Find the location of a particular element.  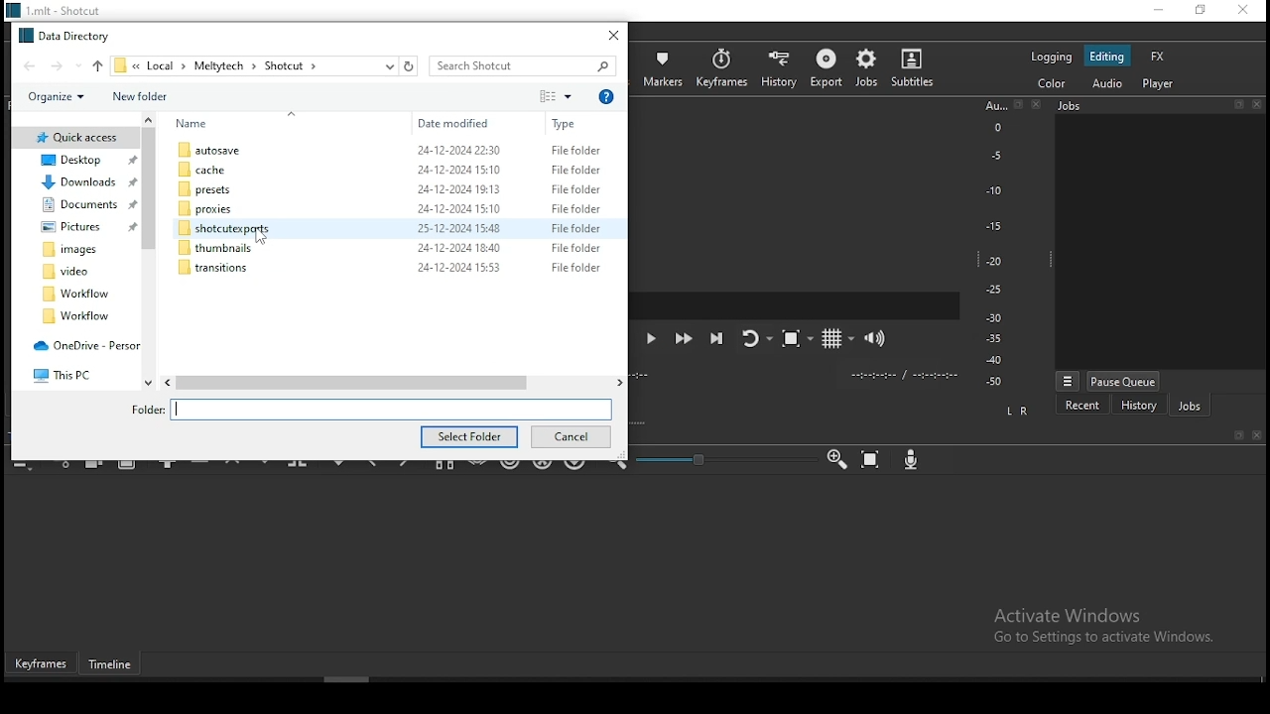

minimize is located at coordinates (1154, 10).